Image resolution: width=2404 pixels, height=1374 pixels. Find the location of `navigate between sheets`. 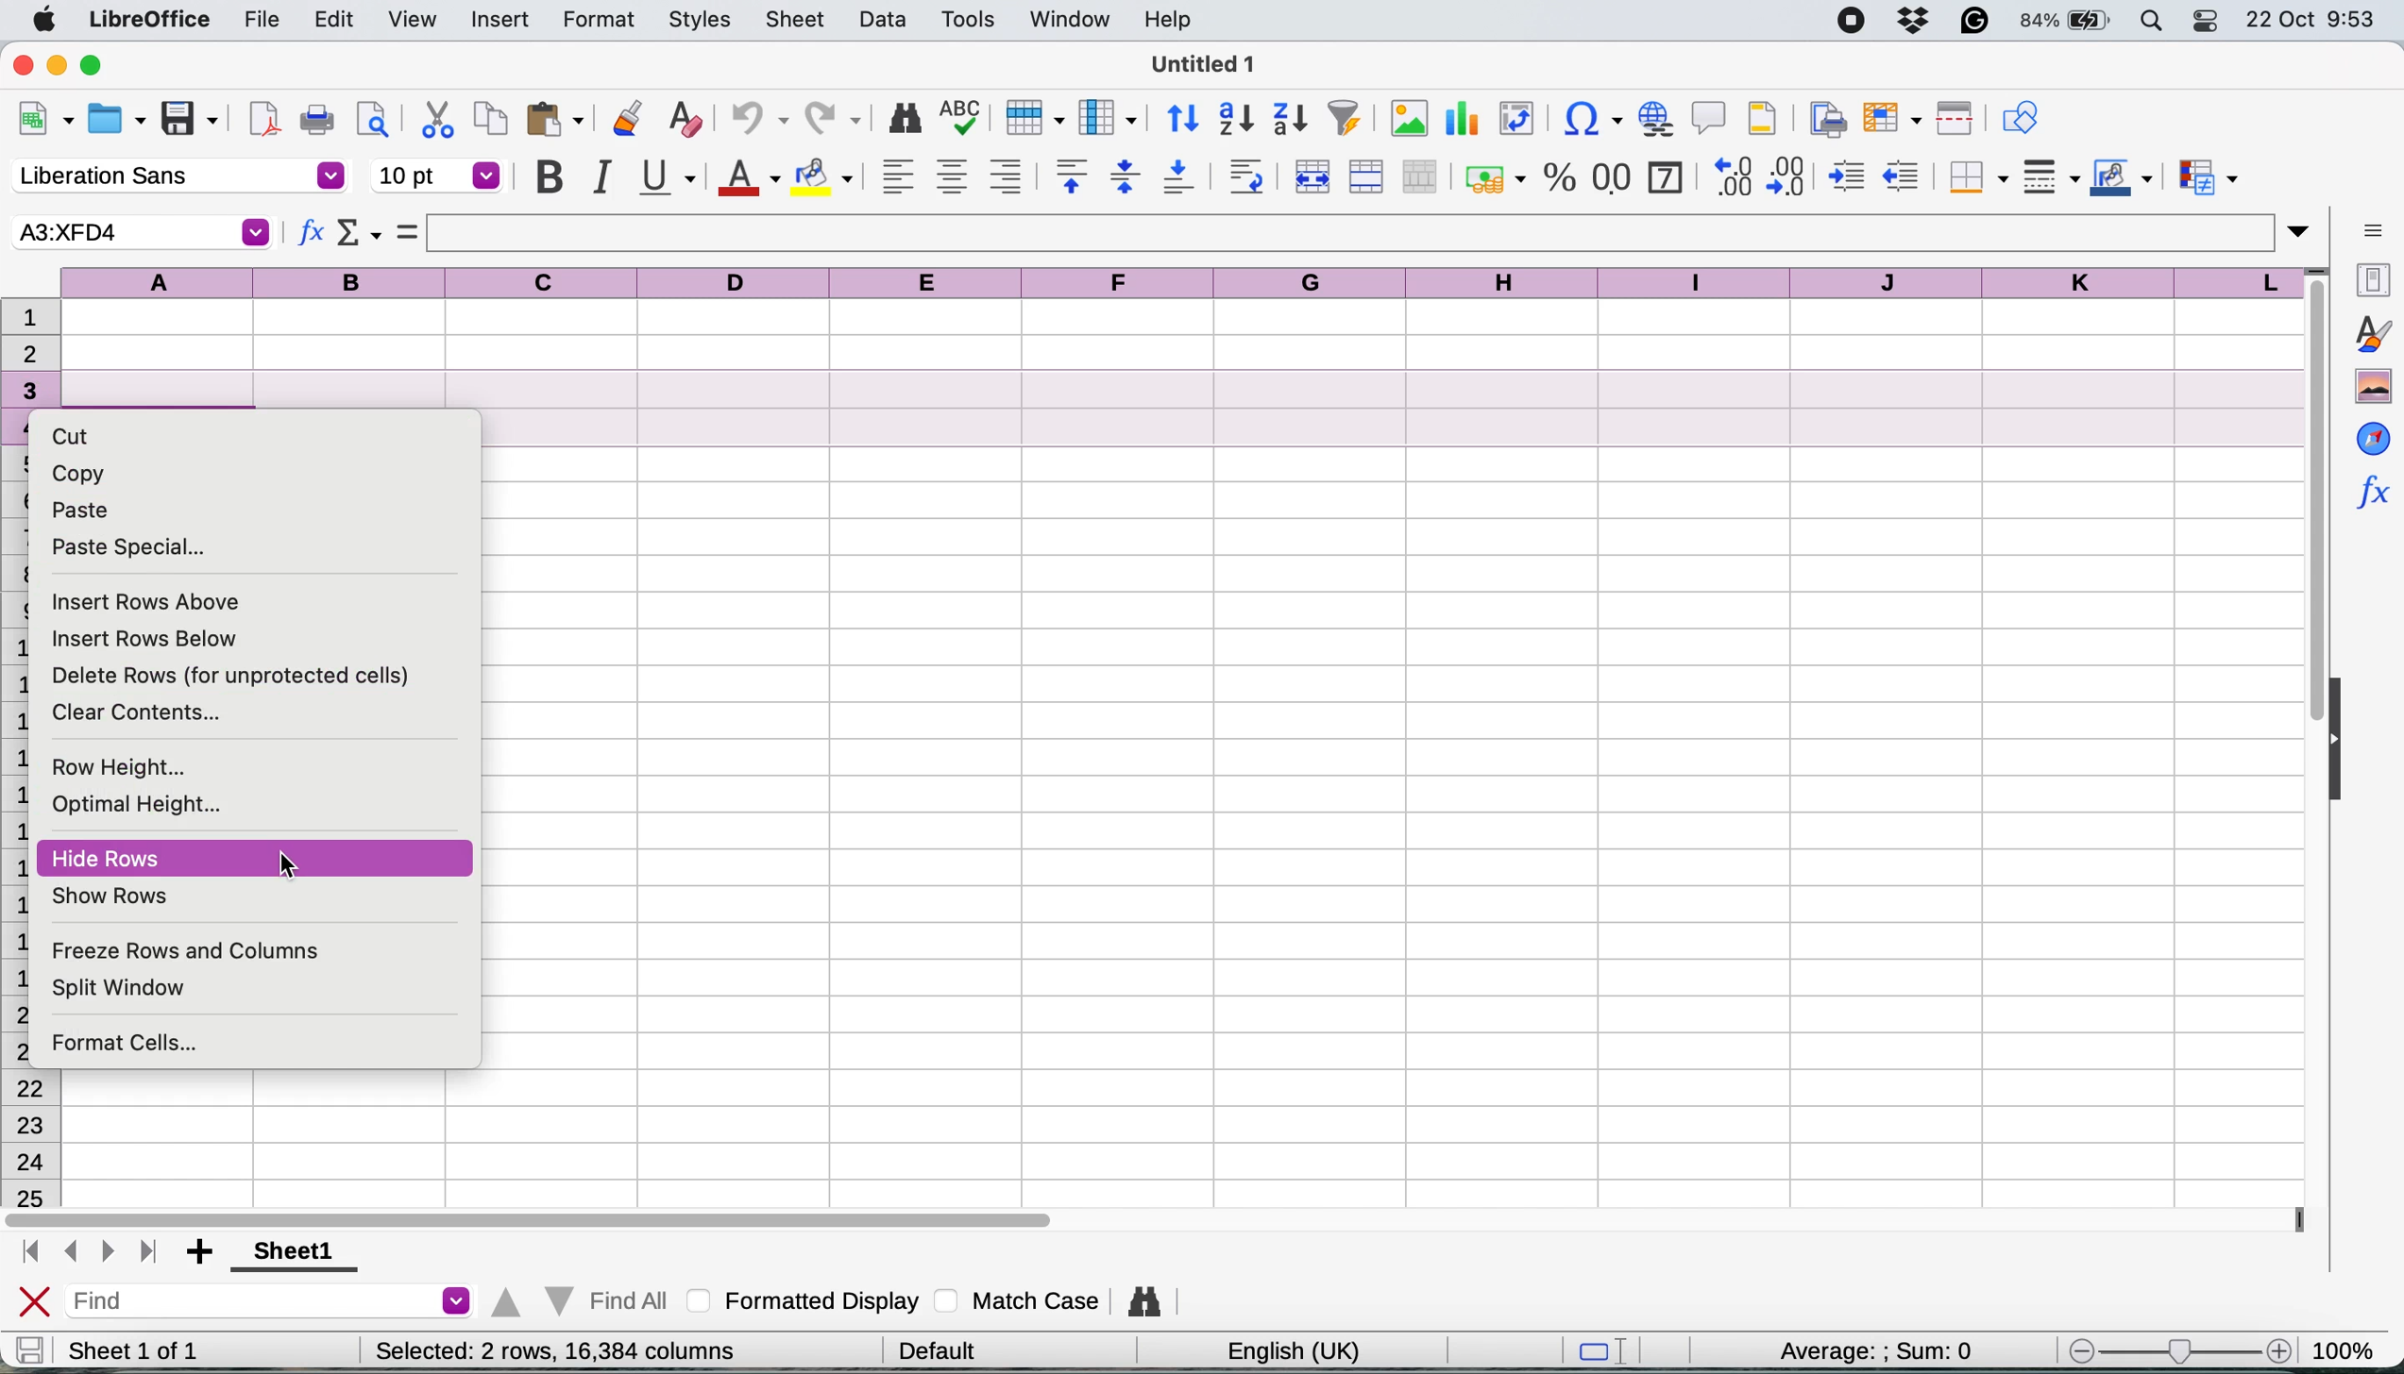

navigate between sheets is located at coordinates (87, 1253).